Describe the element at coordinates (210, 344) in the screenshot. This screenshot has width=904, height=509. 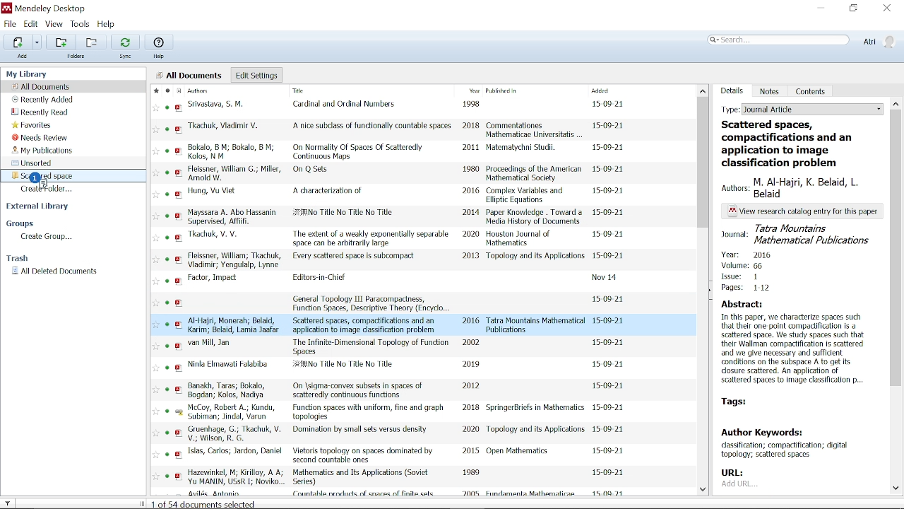
I see `authors` at that location.